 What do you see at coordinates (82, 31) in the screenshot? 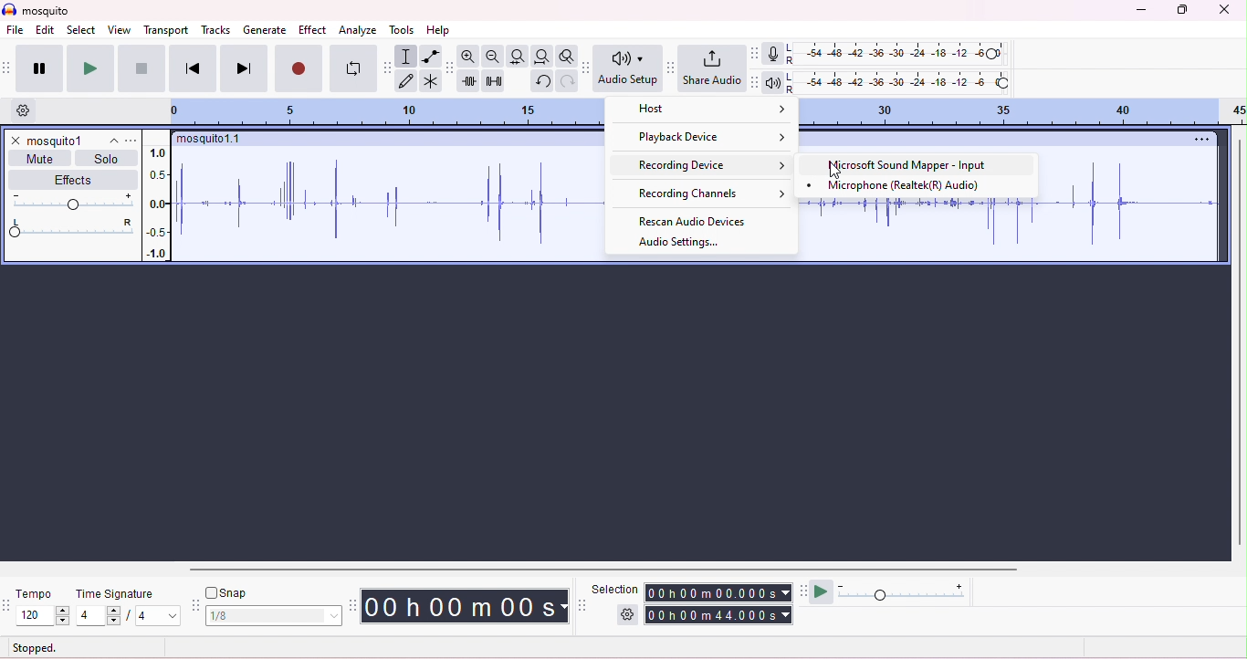
I see `select` at bounding box center [82, 31].